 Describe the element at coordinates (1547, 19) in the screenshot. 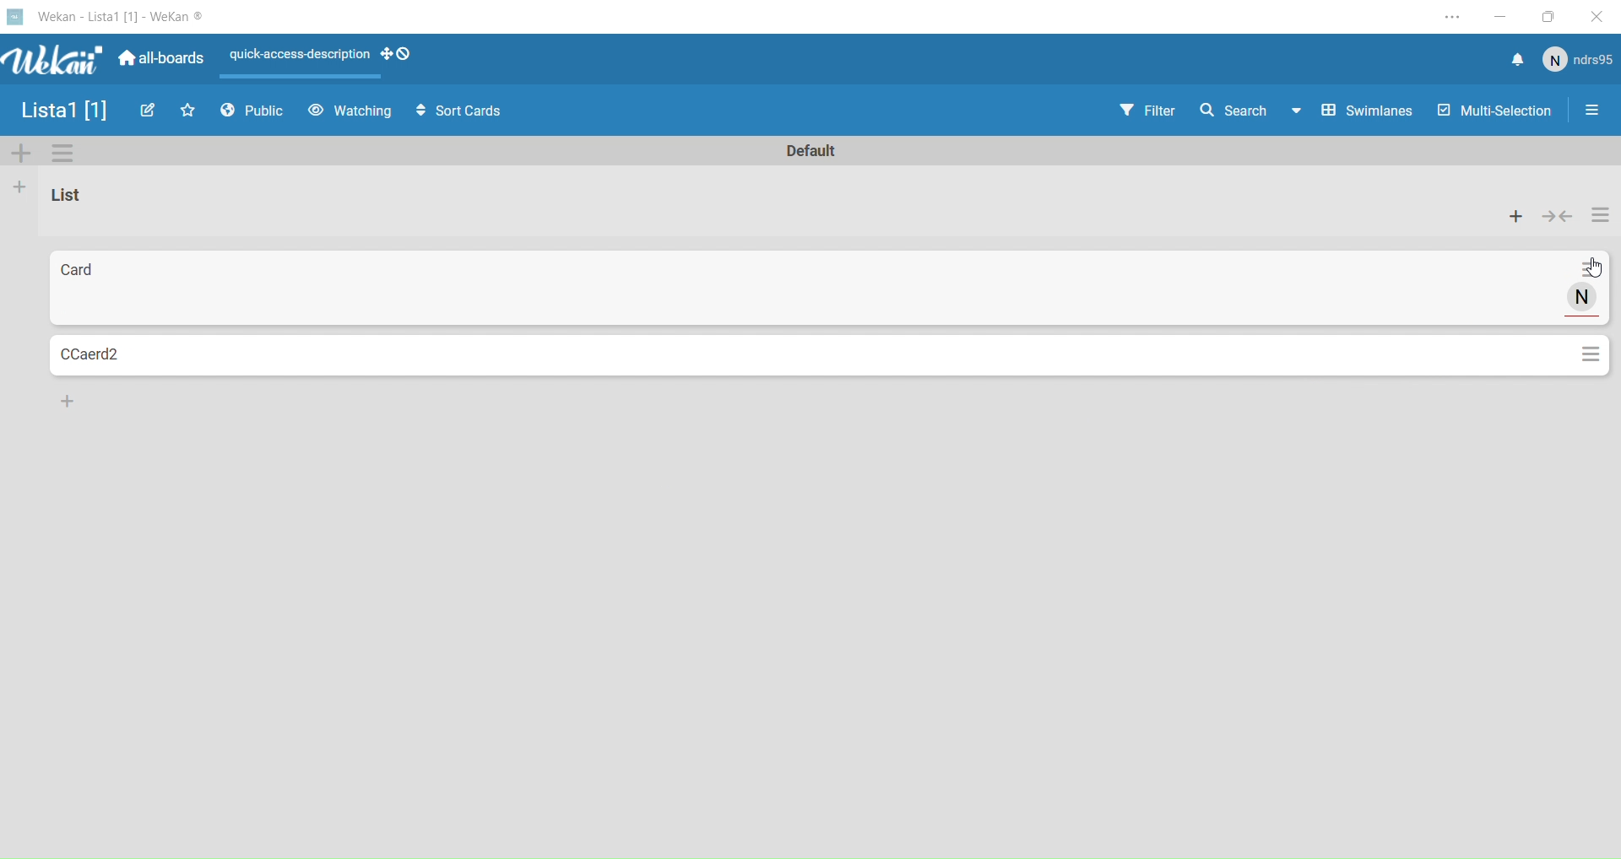

I see `Box` at that location.